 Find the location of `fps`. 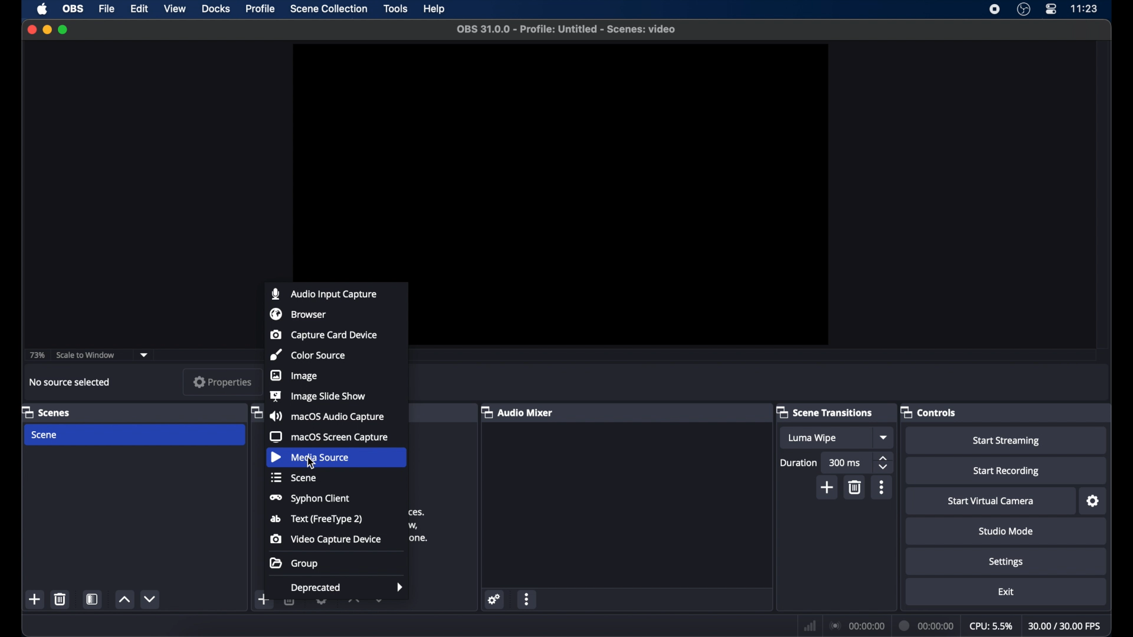

fps is located at coordinates (1066, 626).